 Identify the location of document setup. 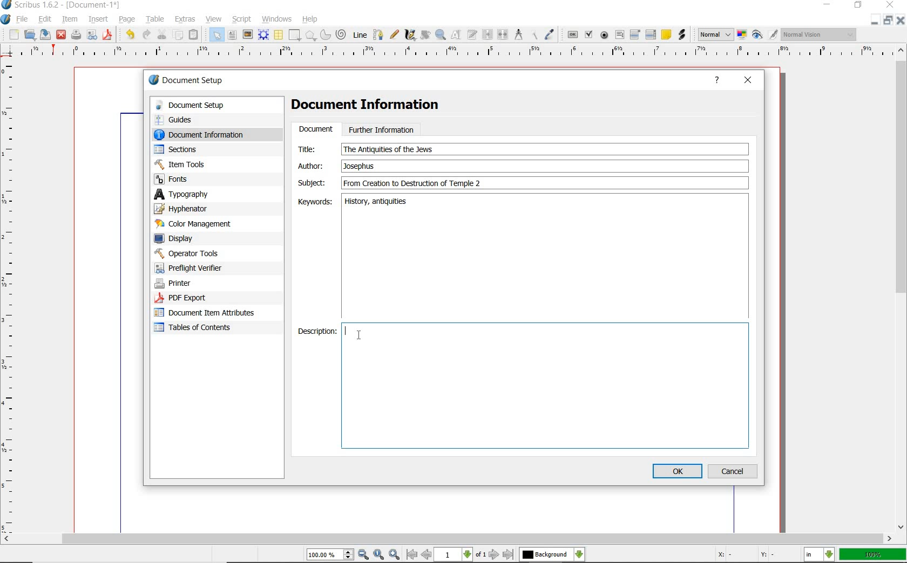
(187, 80).